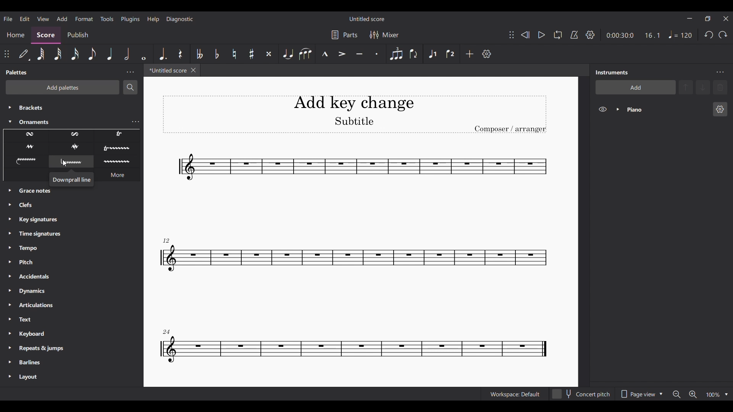 This screenshot has height=412, width=733. I want to click on Tie, so click(287, 54).